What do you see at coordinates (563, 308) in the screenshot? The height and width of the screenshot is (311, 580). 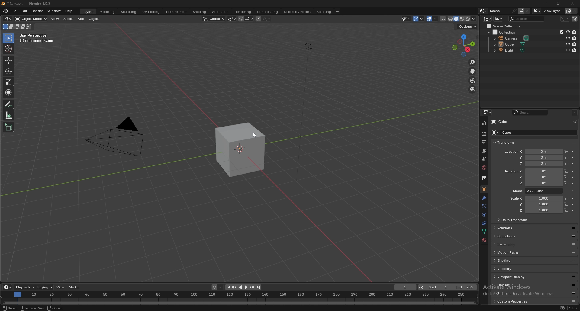 I see `network` at bounding box center [563, 308].